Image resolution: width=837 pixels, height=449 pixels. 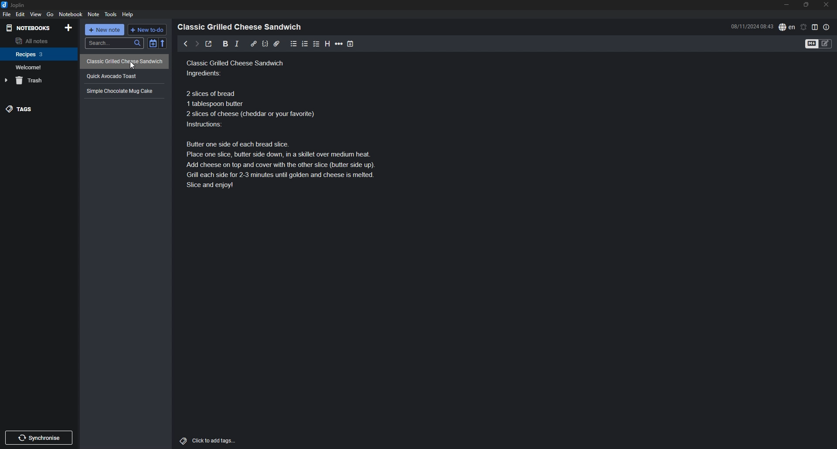 What do you see at coordinates (339, 44) in the screenshot?
I see `horizontal rule` at bounding box center [339, 44].